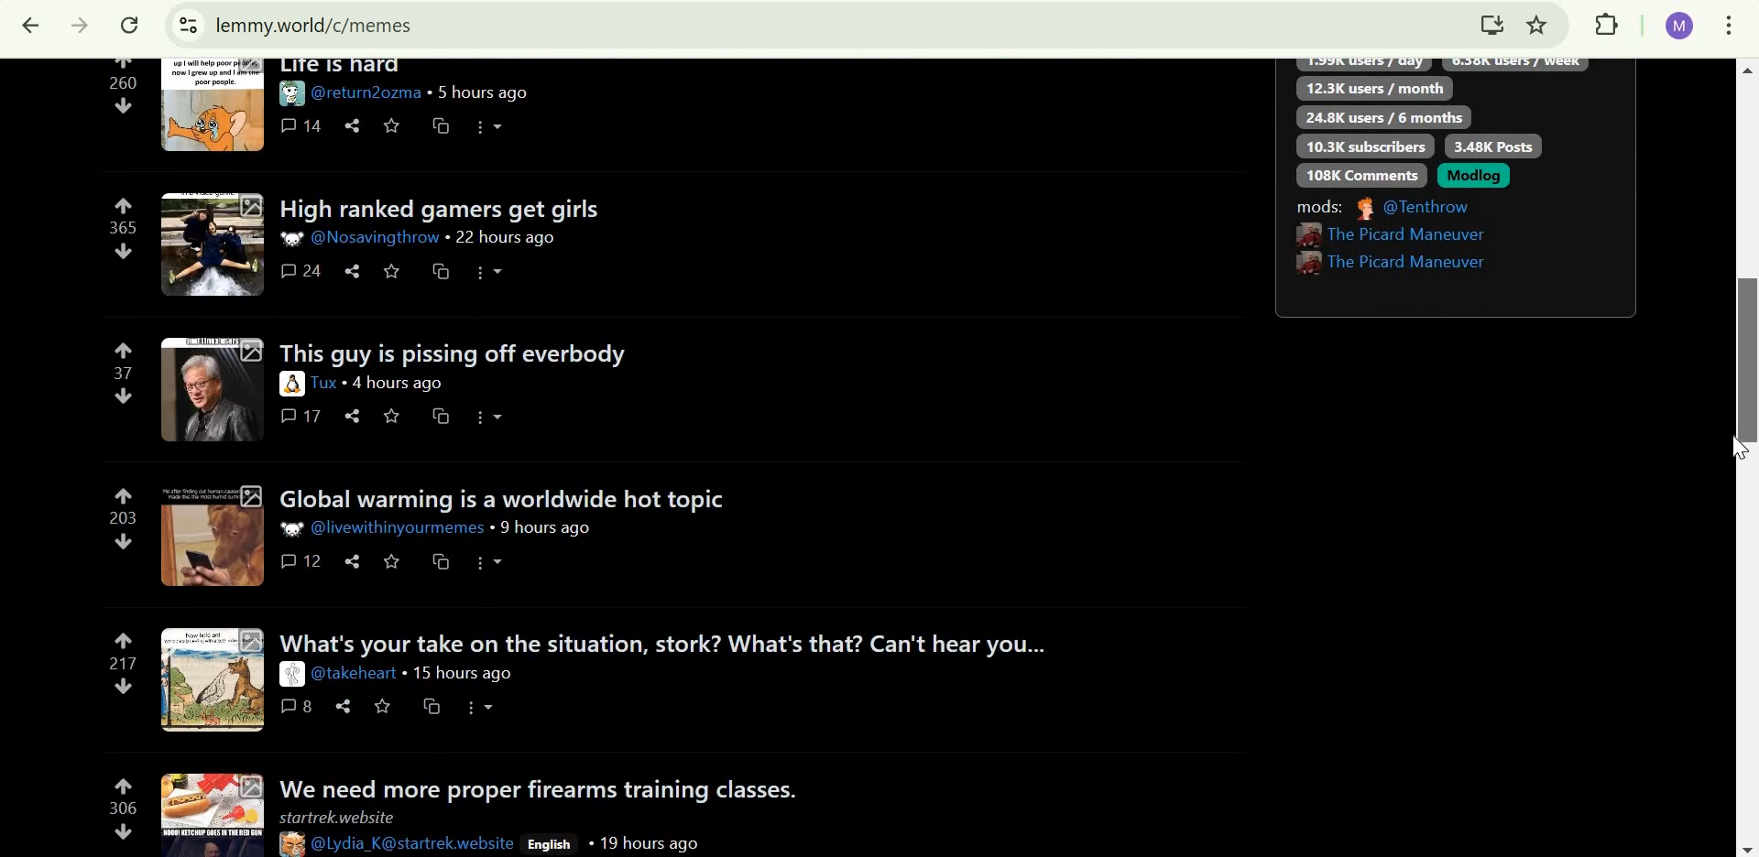 The width and height of the screenshot is (1759, 857). I want to click on This is guys is pissing off everybody, so click(452, 351).